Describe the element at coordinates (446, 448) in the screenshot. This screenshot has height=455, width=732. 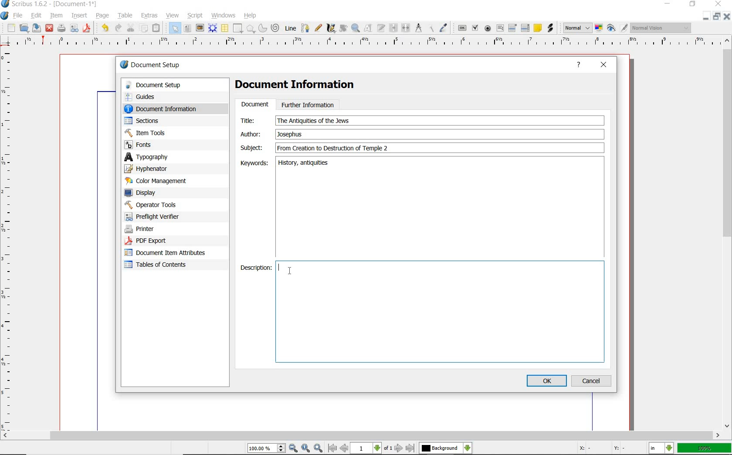
I see `select the current layer` at that location.